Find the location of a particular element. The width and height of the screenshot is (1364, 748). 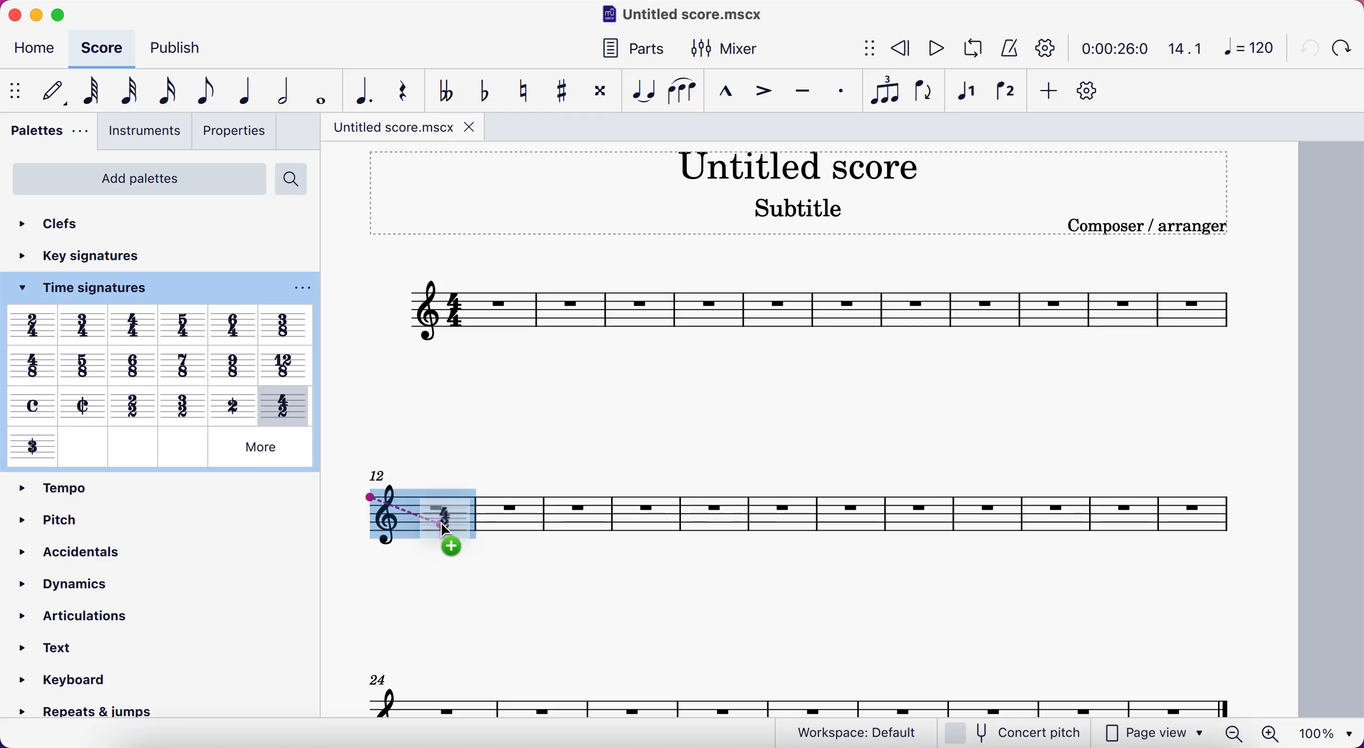

» Keyboard is located at coordinates (62, 680).